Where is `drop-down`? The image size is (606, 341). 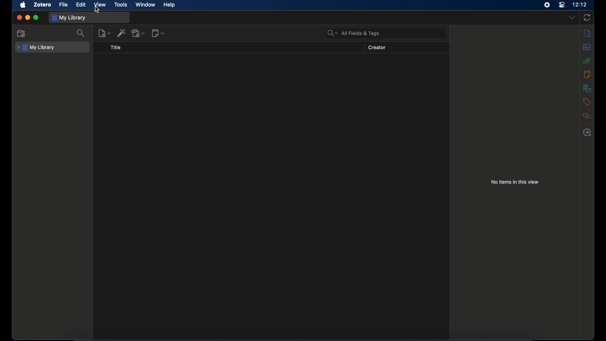 drop-down is located at coordinates (572, 17).